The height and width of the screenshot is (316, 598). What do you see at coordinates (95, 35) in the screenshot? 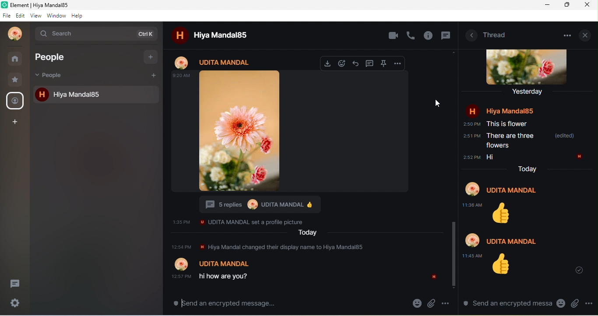
I see `search` at bounding box center [95, 35].